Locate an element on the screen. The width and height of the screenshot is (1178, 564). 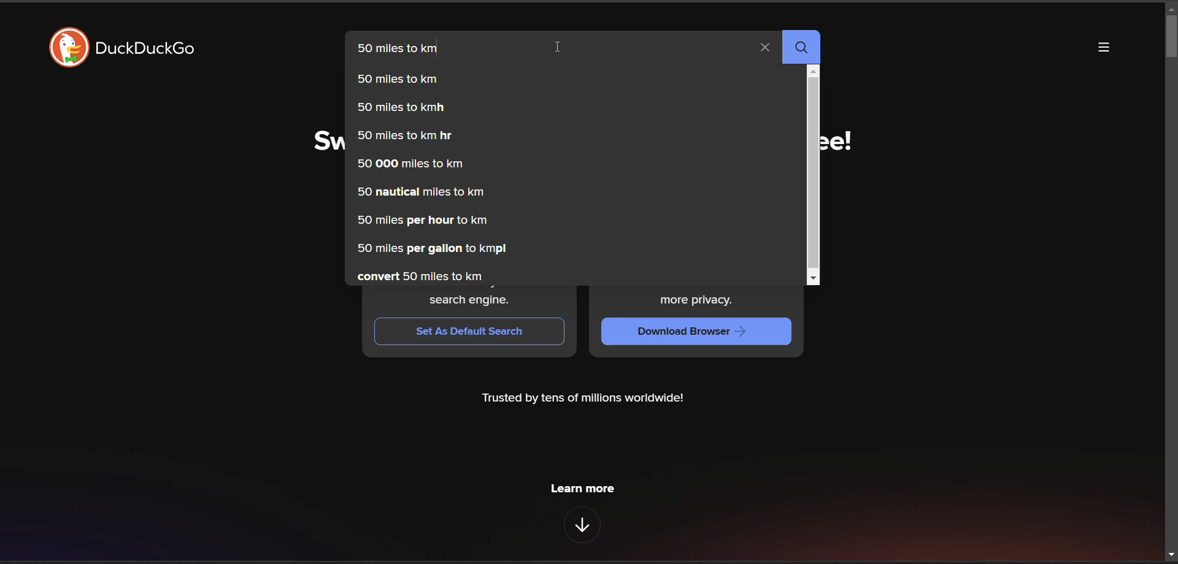
clear search term is located at coordinates (763, 49).